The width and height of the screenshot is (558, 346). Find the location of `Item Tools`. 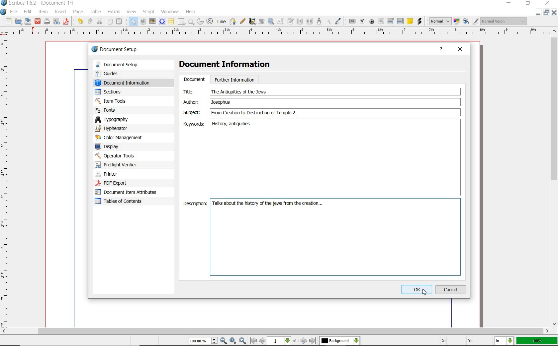

Item Tools is located at coordinates (126, 101).